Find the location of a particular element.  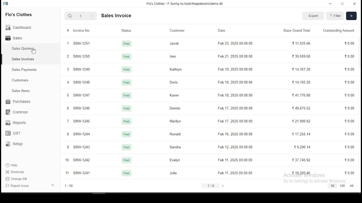

back is located at coordinates (80, 16).